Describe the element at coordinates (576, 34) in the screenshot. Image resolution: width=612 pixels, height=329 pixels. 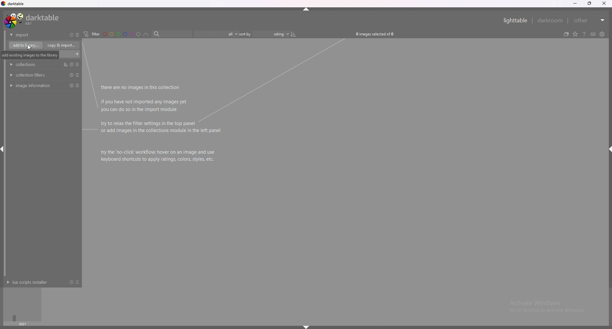
I see `change type of overlays` at that location.